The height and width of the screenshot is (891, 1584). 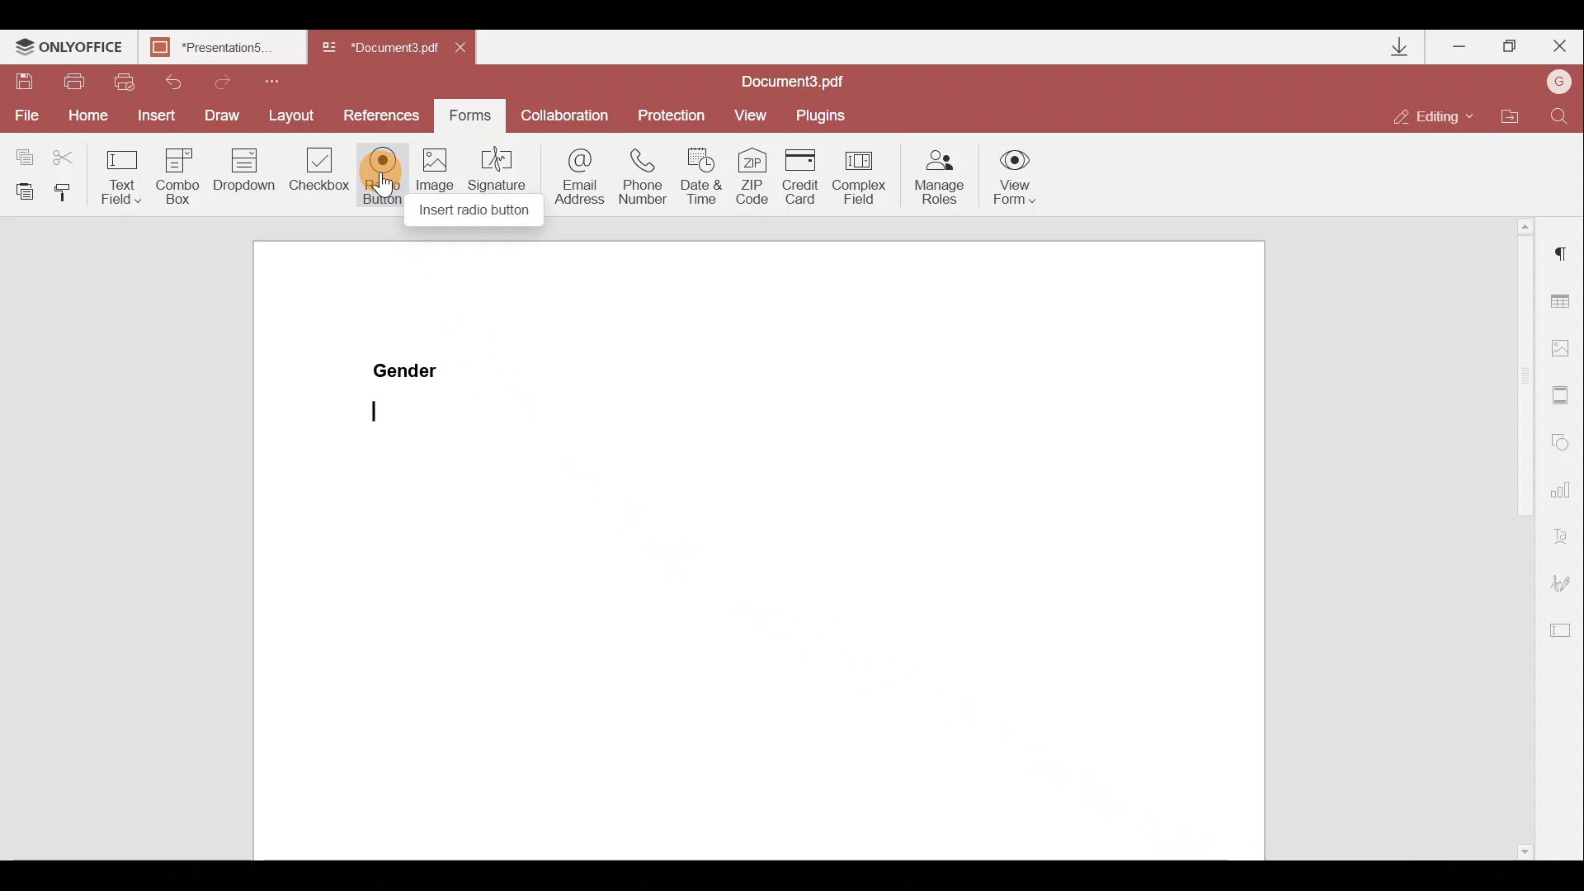 What do you see at coordinates (1564, 634) in the screenshot?
I see `Form settings` at bounding box center [1564, 634].